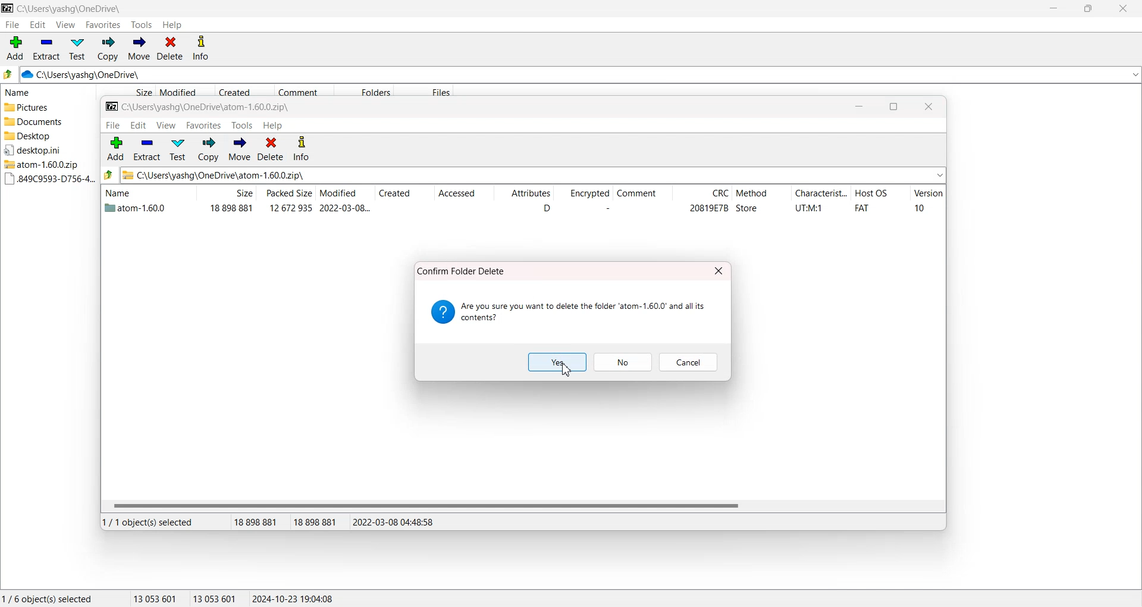 Image resolution: width=1142 pixels, height=607 pixels. What do you see at coordinates (167, 126) in the screenshot?
I see `view` at bounding box center [167, 126].